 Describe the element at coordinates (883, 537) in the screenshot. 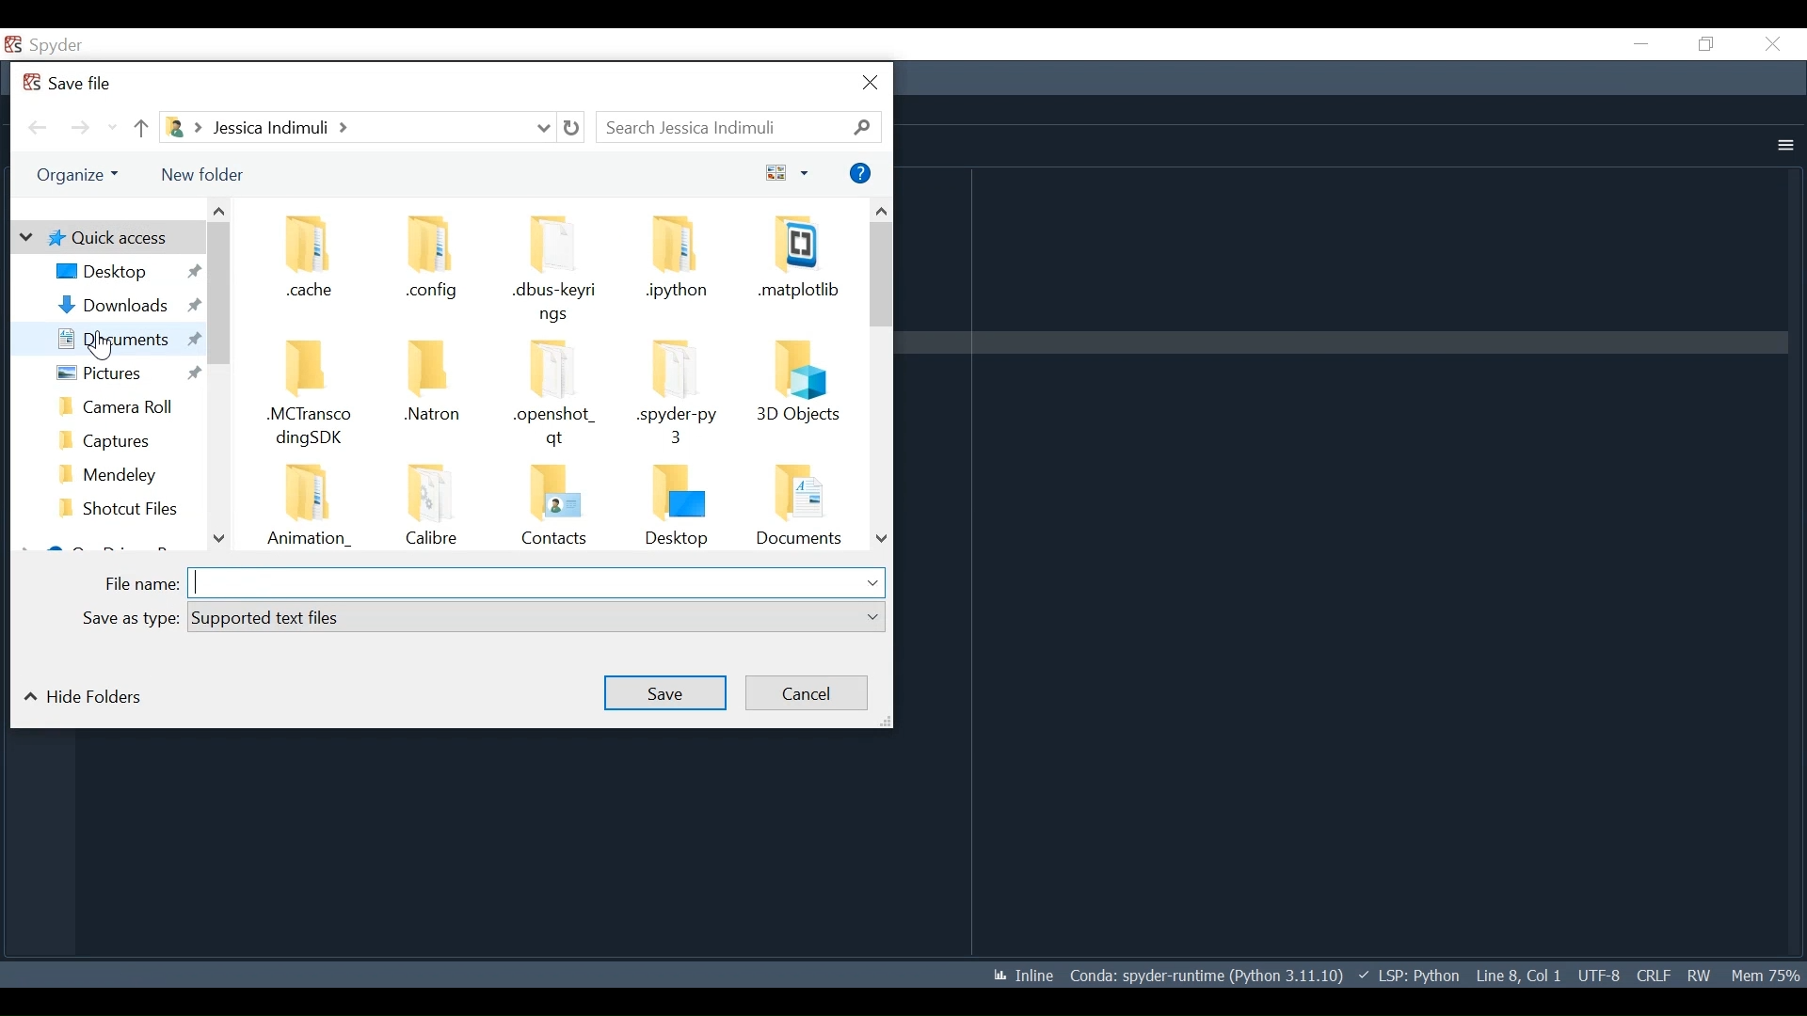

I see `Scroll down` at that location.